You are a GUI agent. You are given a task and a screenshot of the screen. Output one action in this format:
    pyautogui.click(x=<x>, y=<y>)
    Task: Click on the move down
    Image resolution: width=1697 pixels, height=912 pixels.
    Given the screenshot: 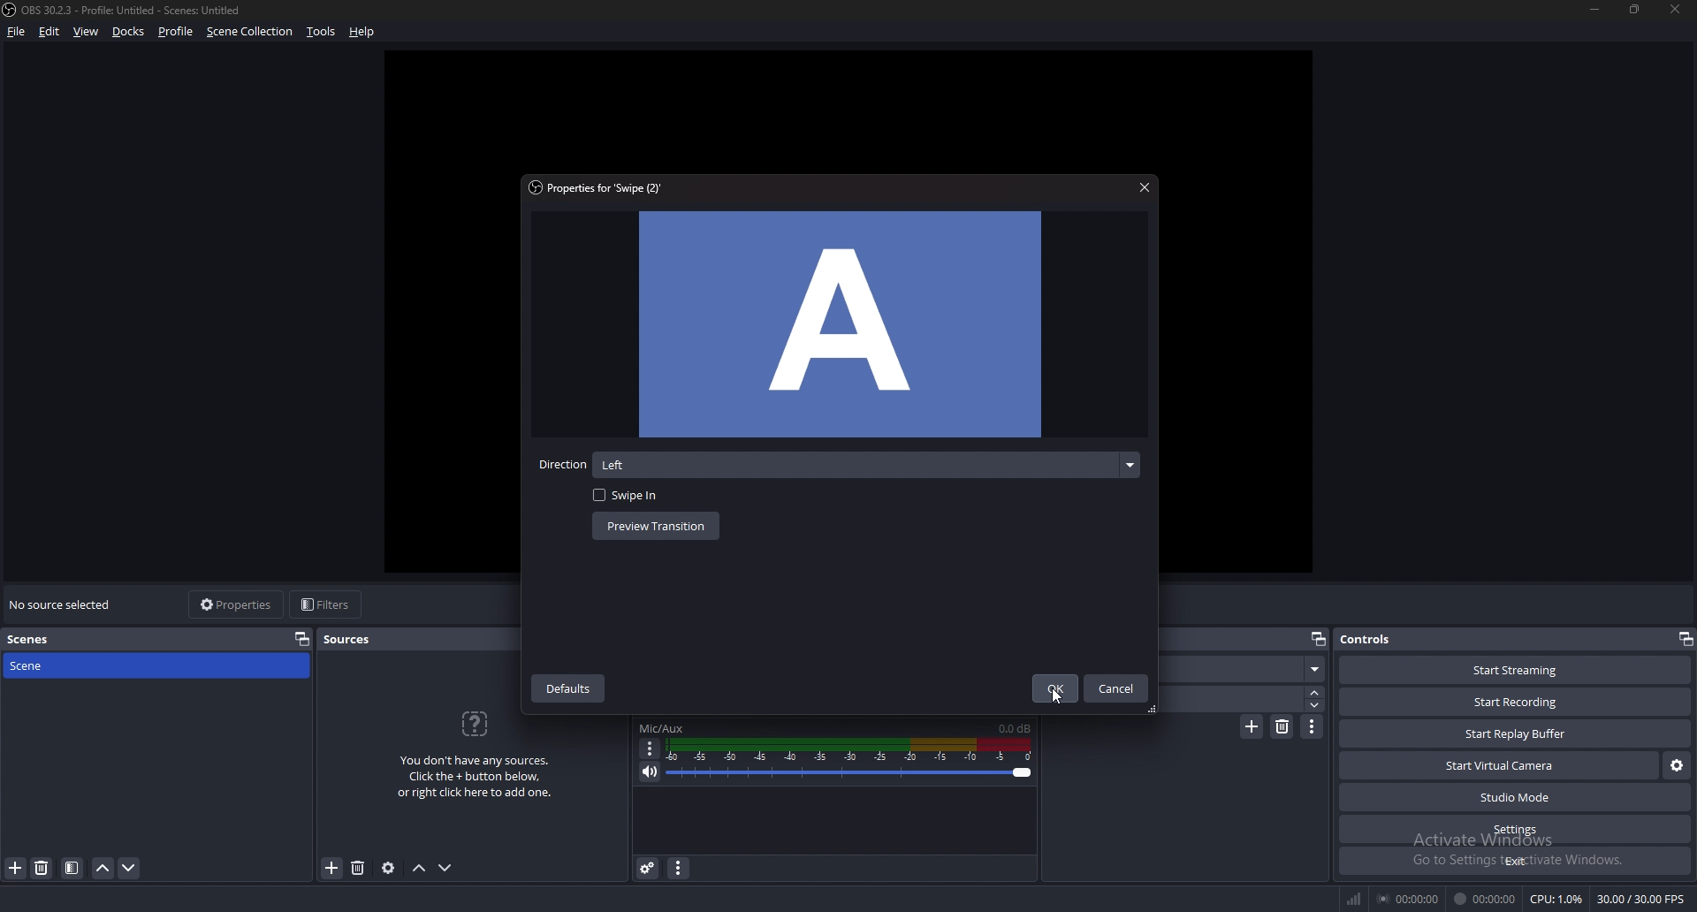 What is the action you would take?
    pyautogui.click(x=446, y=868)
    